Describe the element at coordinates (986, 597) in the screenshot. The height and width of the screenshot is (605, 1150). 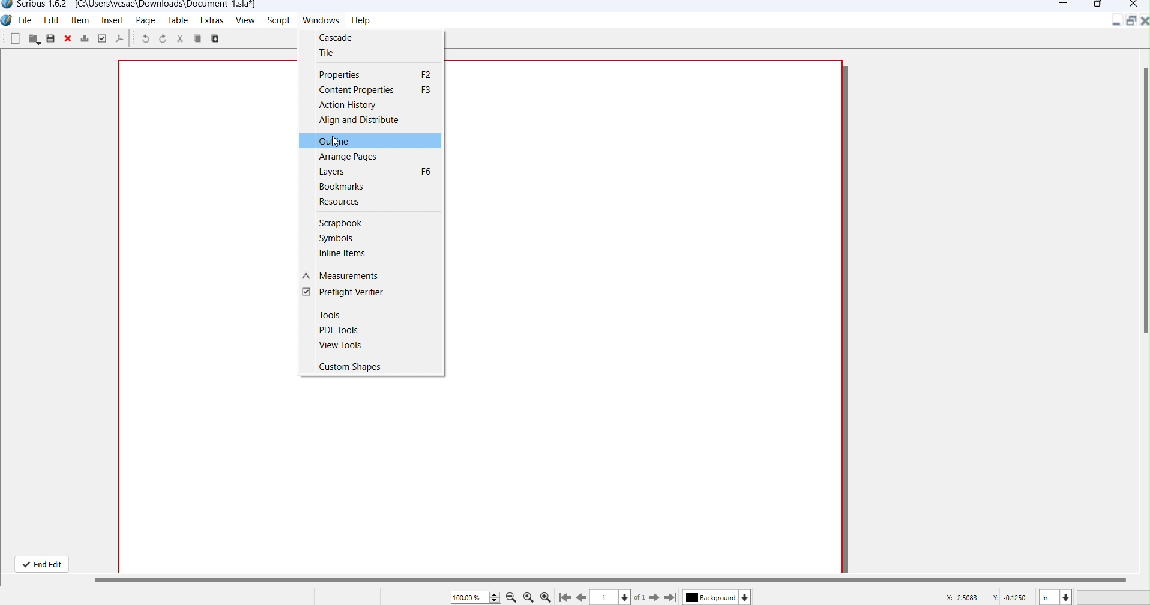
I see `X: 25083  Y: -01250` at that location.